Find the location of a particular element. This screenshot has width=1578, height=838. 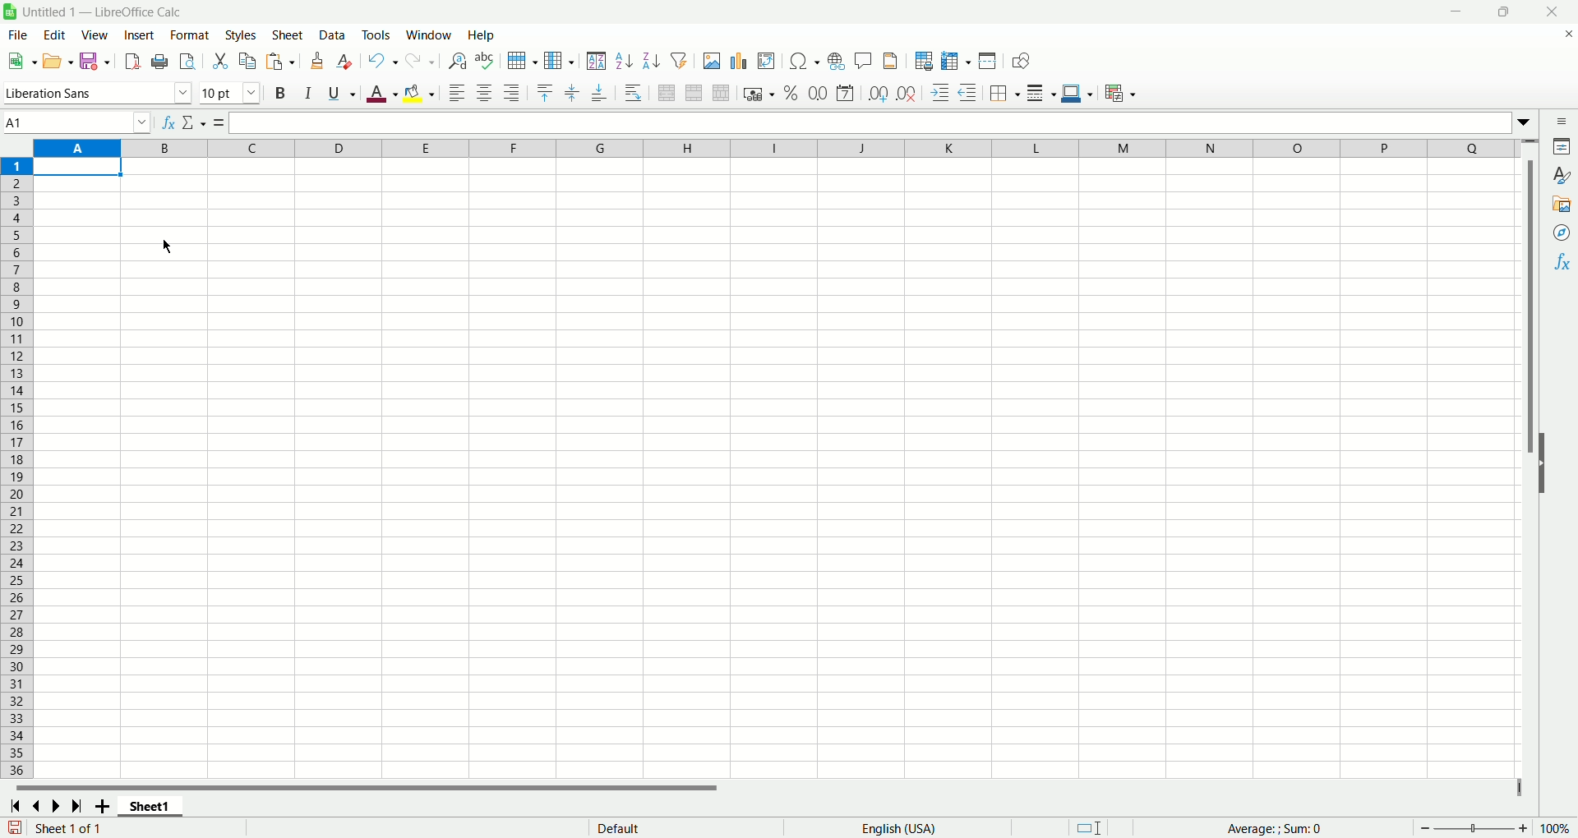

average is located at coordinates (1281, 829).